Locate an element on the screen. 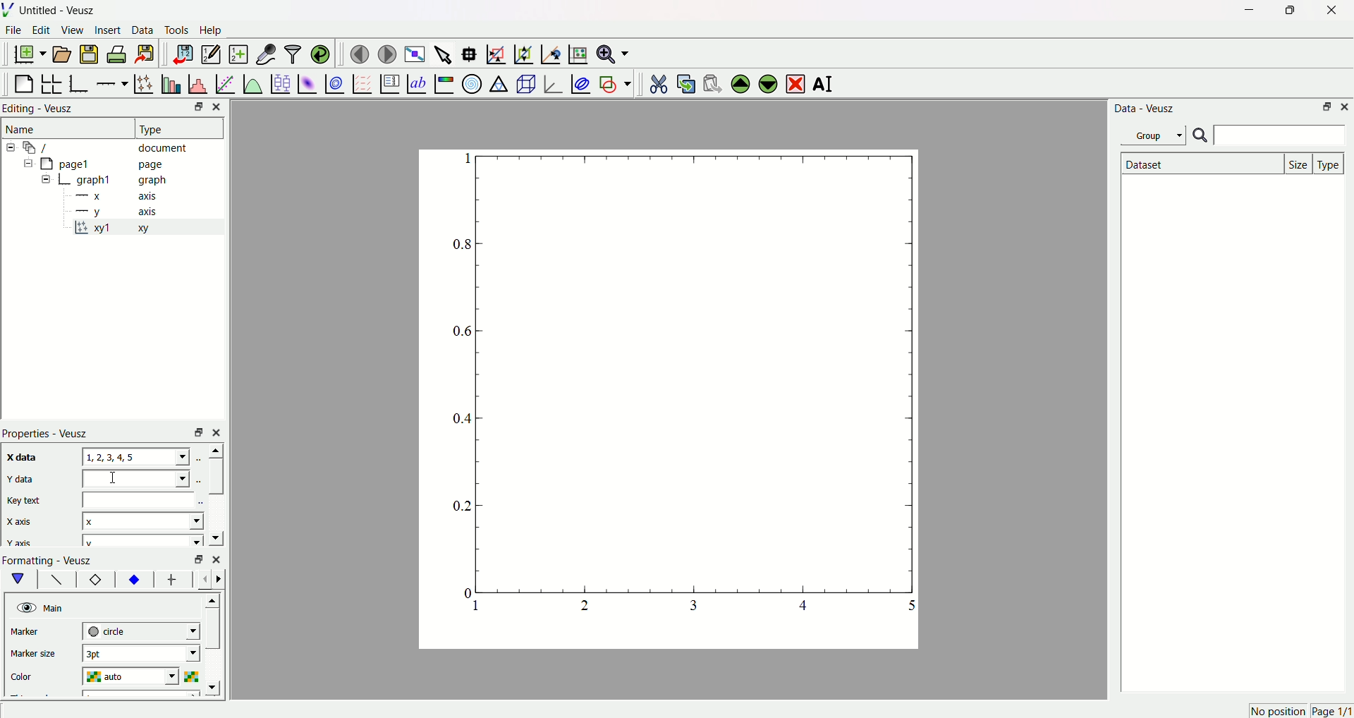 The image size is (1354, 718). print document is located at coordinates (118, 56).